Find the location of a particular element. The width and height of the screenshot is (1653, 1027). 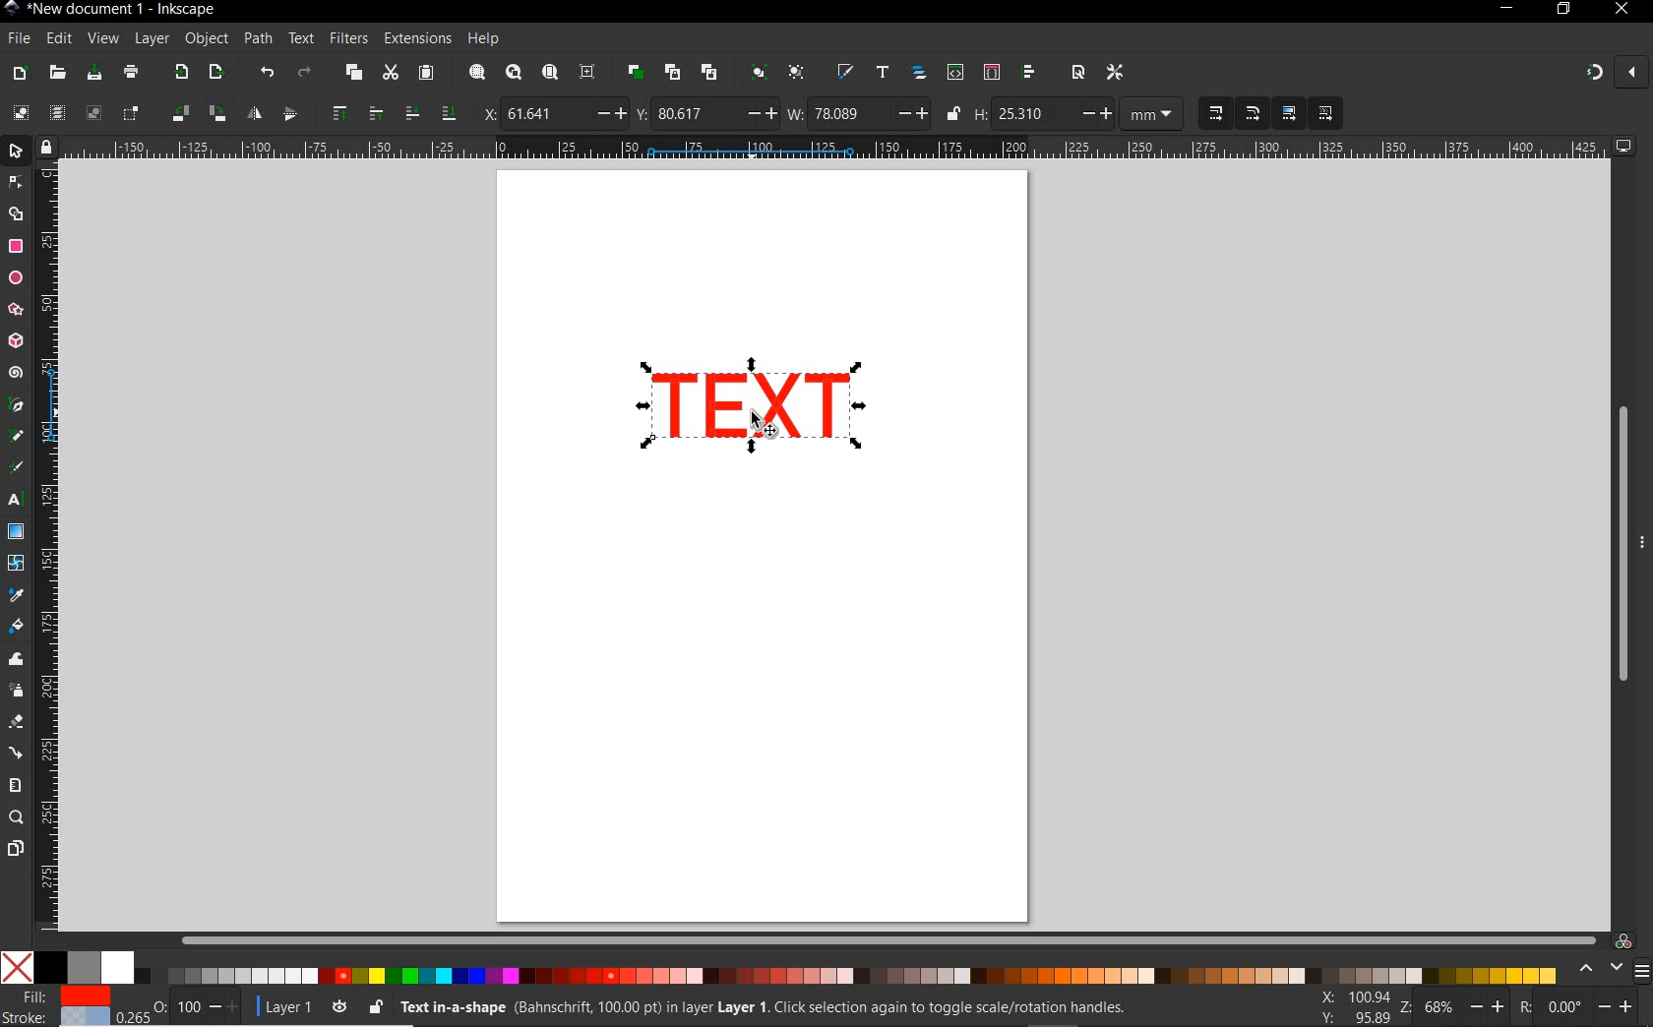

vertical coordinate of selection is located at coordinates (705, 113).